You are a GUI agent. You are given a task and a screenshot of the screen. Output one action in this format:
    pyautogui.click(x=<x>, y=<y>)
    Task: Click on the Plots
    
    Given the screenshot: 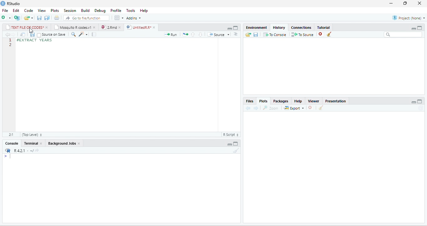 What is the action you would take?
    pyautogui.click(x=55, y=11)
    